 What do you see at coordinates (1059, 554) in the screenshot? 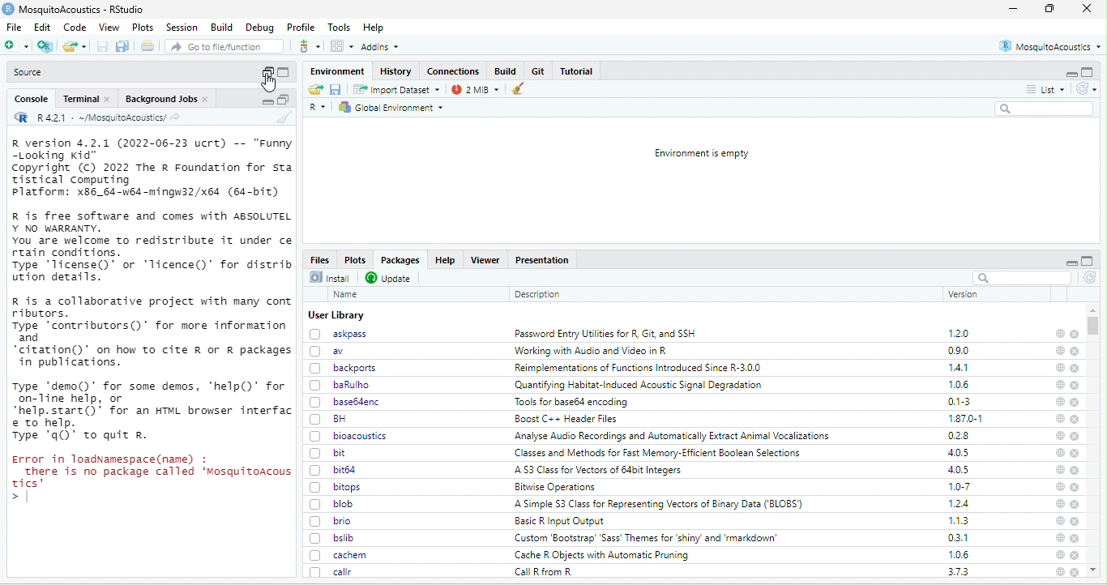
I see `help` at bounding box center [1059, 554].